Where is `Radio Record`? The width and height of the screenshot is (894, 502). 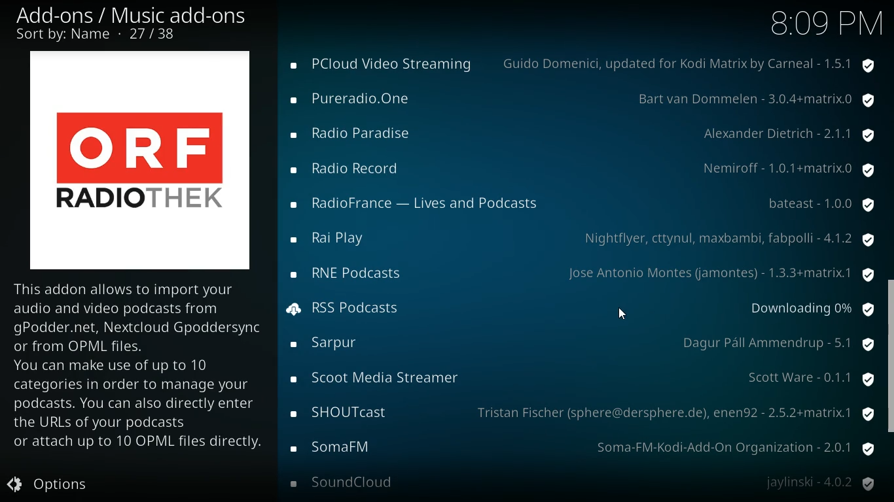 Radio Record is located at coordinates (351, 167).